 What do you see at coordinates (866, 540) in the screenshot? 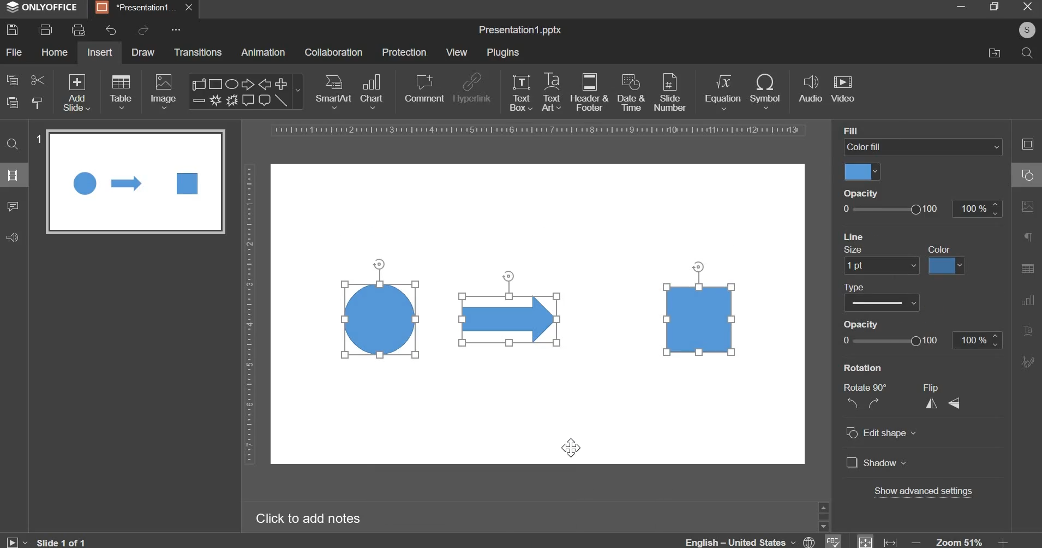
I see `fit to screen` at bounding box center [866, 540].